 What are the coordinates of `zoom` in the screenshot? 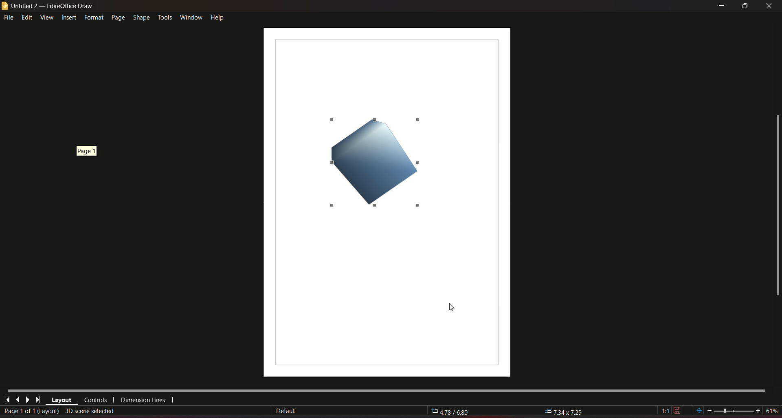 It's located at (736, 410).